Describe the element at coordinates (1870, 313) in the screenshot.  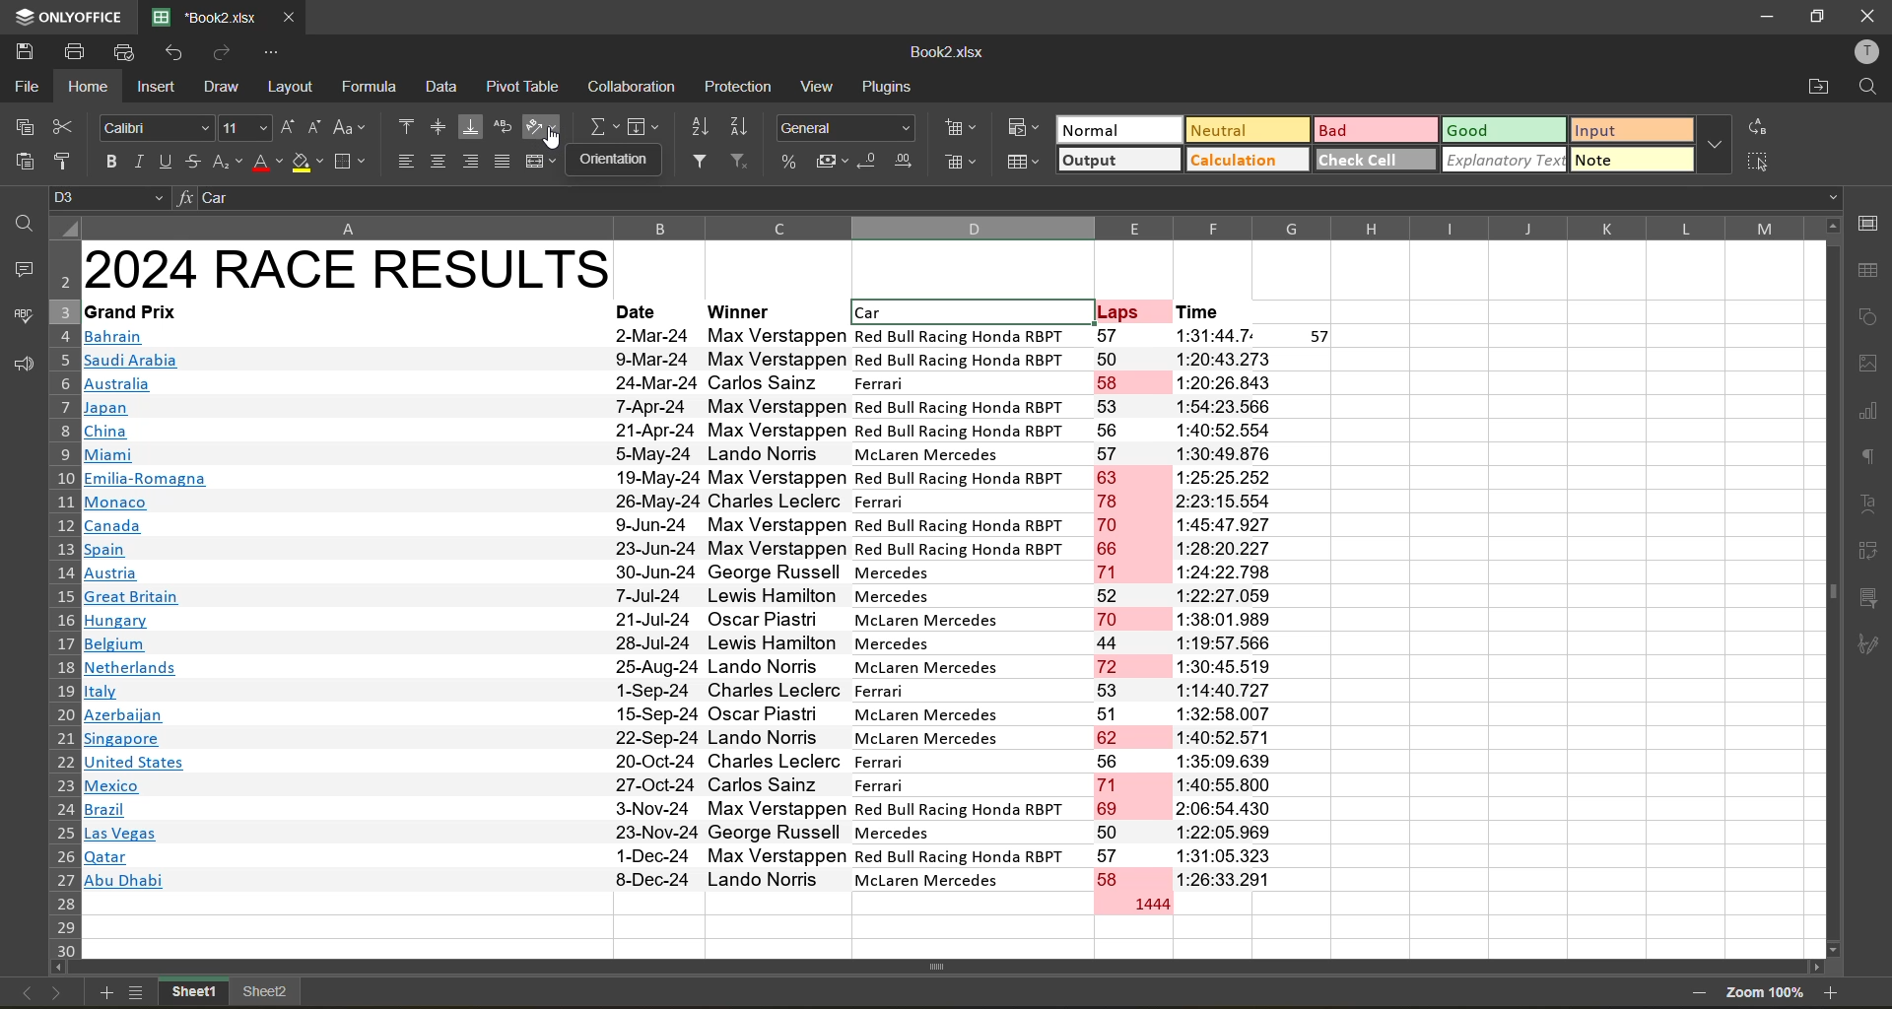
I see `shapes` at that location.